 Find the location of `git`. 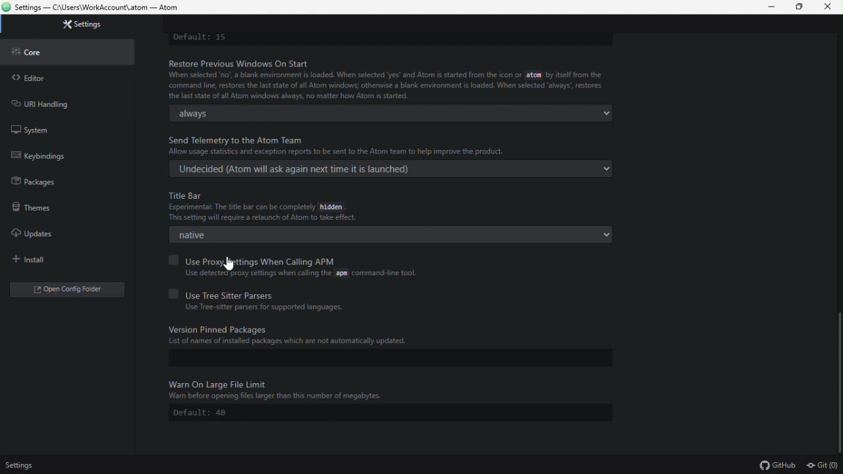

git is located at coordinates (823, 467).